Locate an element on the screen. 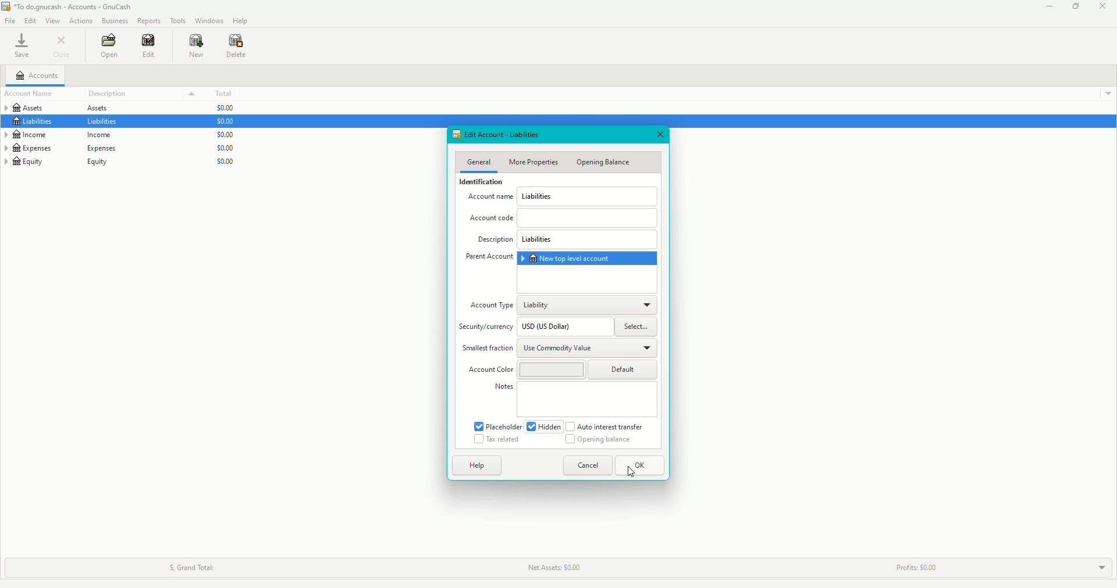 This screenshot has width=1117, height=588. Cancel is located at coordinates (587, 466).